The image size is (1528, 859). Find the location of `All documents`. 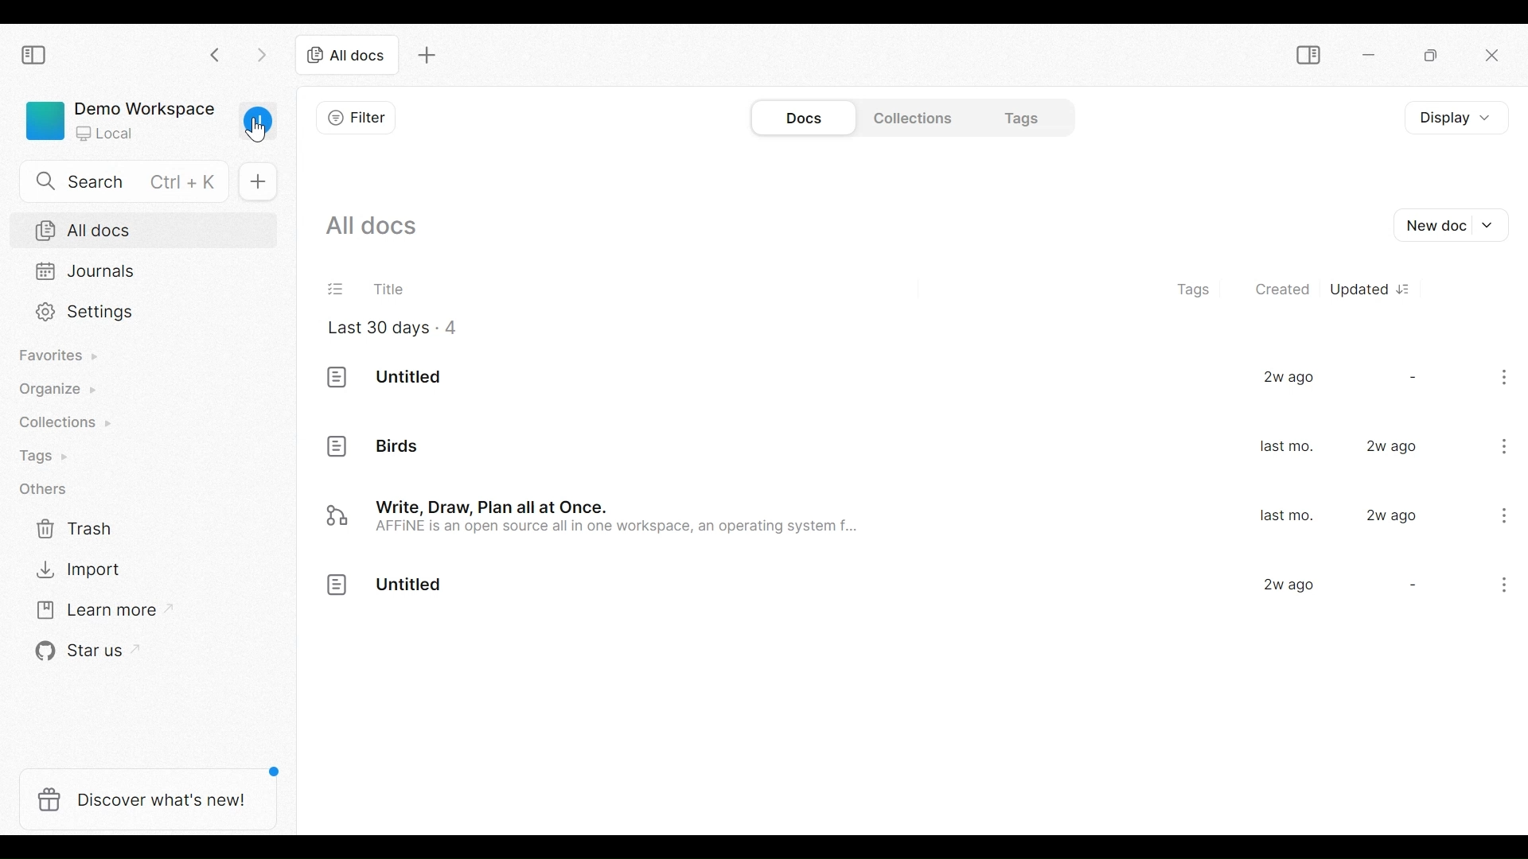

All documents is located at coordinates (372, 227).